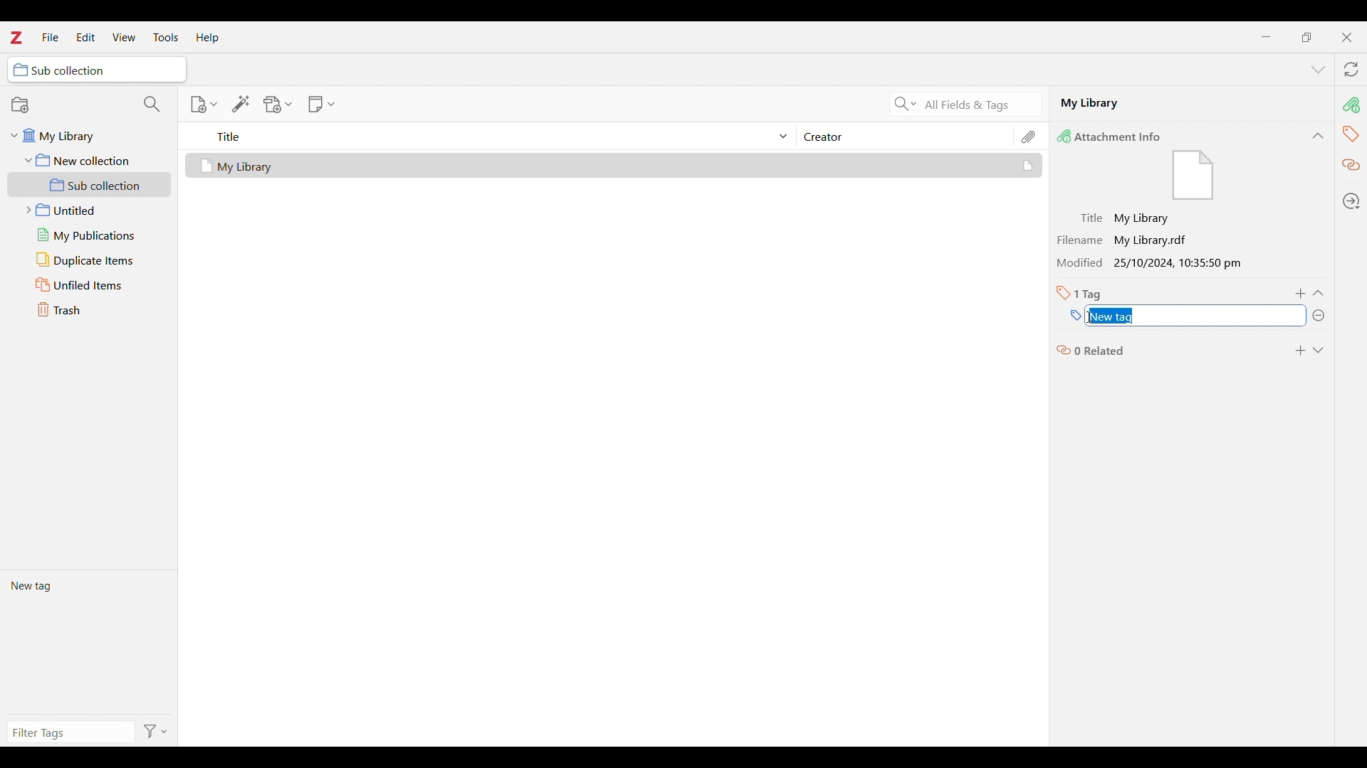  What do you see at coordinates (204, 105) in the screenshot?
I see `New item options` at bounding box center [204, 105].